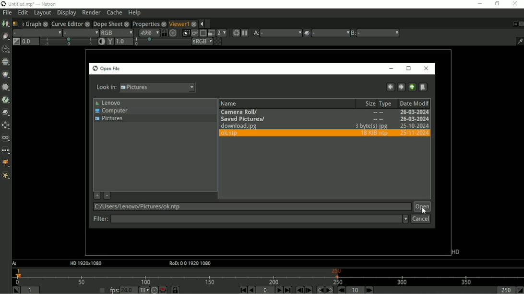 The image size is (524, 294). What do you see at coordinates (266, 290) in the screenshot?
I see `Current frame` at bounding box center [266, 290].